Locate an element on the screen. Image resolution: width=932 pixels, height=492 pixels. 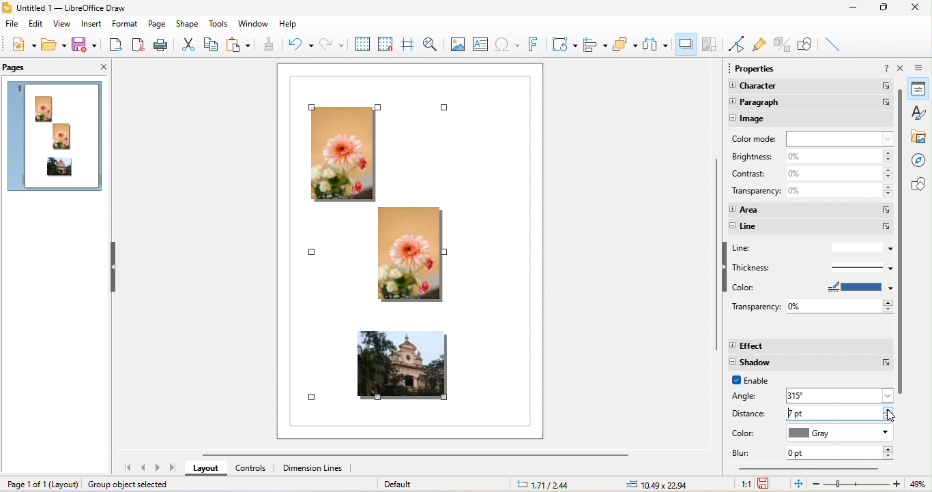
navigator is located at coordinates (920, 160).